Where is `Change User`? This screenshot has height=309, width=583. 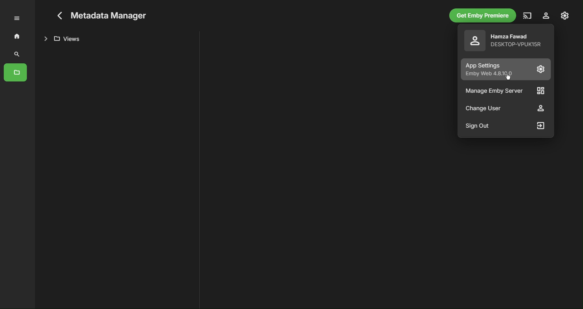
Change User is located at coordinates (506, 110).